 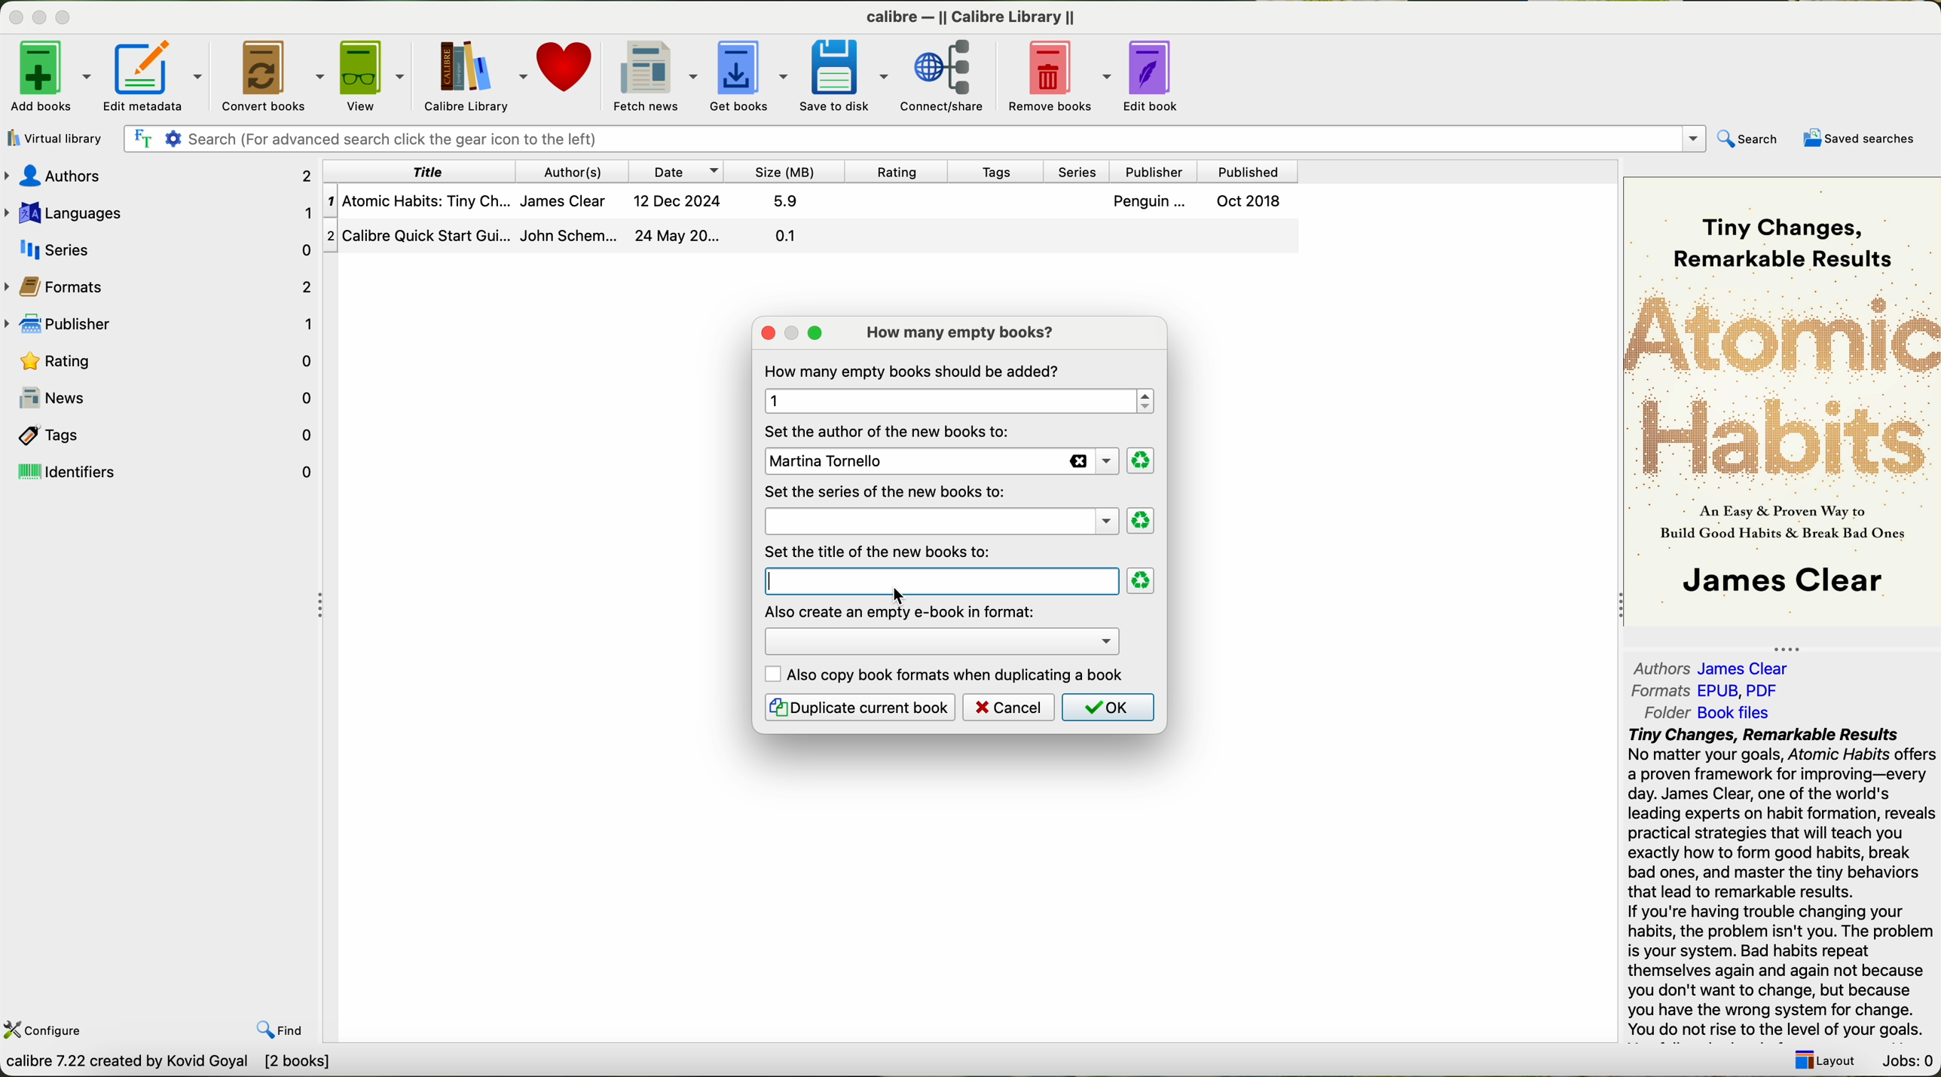 I want to click on tags, so click(x=160, y=433).